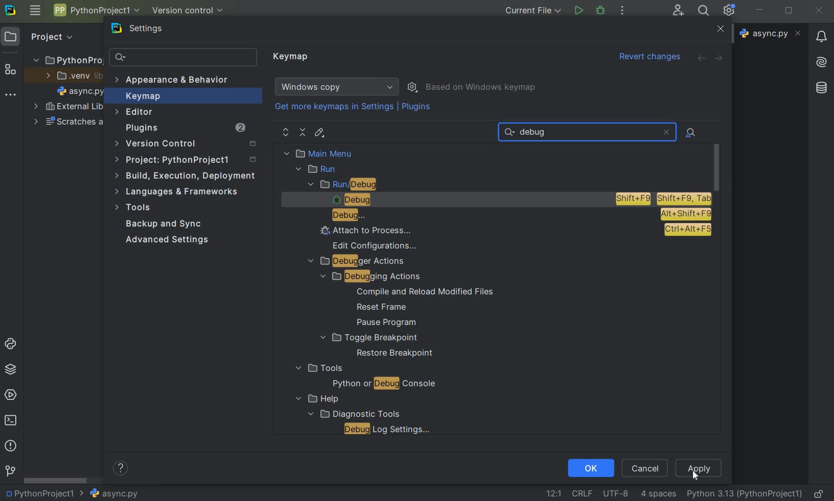 This screenshot has width=834, height=501. I want to click on back, so click(701, 58).